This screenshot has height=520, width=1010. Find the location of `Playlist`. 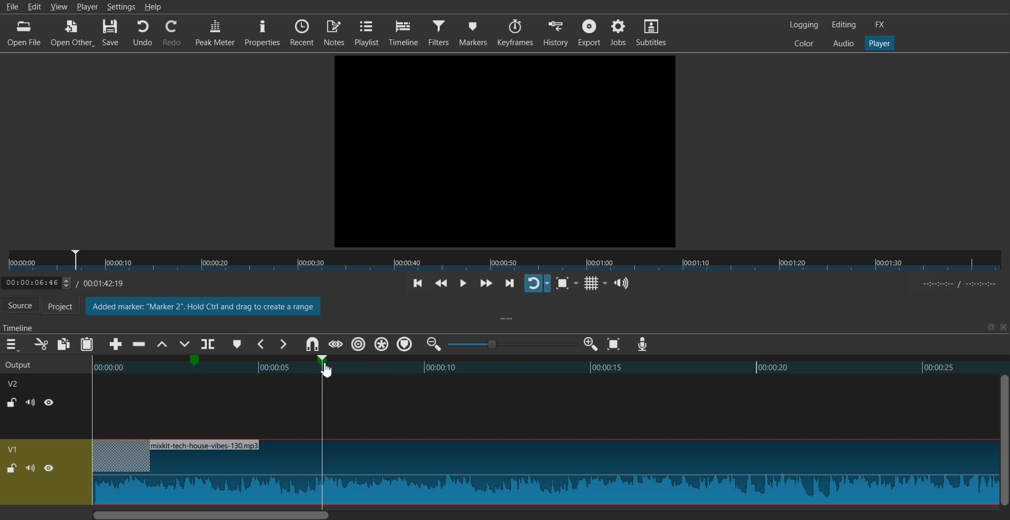

Playlist is located at coordinates (367, 32).